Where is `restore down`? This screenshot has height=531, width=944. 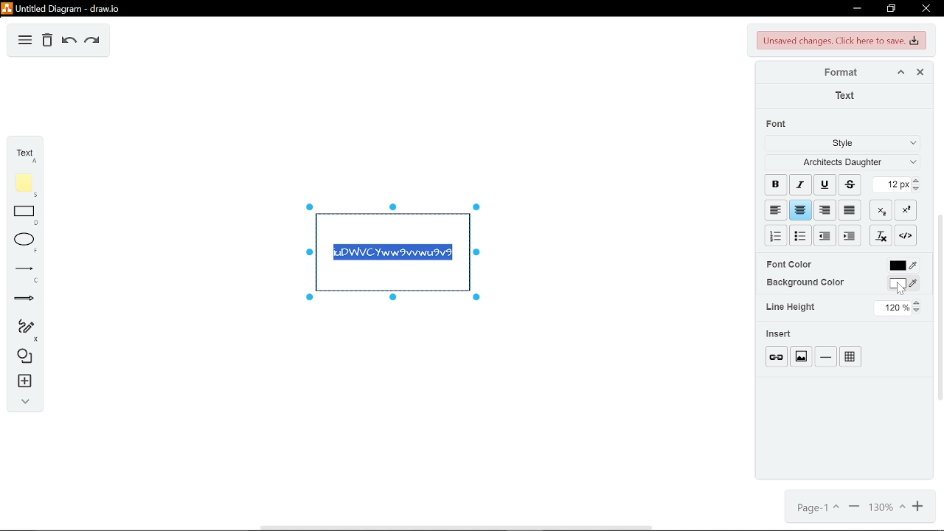
restore down is located at coordinates (891, 10).